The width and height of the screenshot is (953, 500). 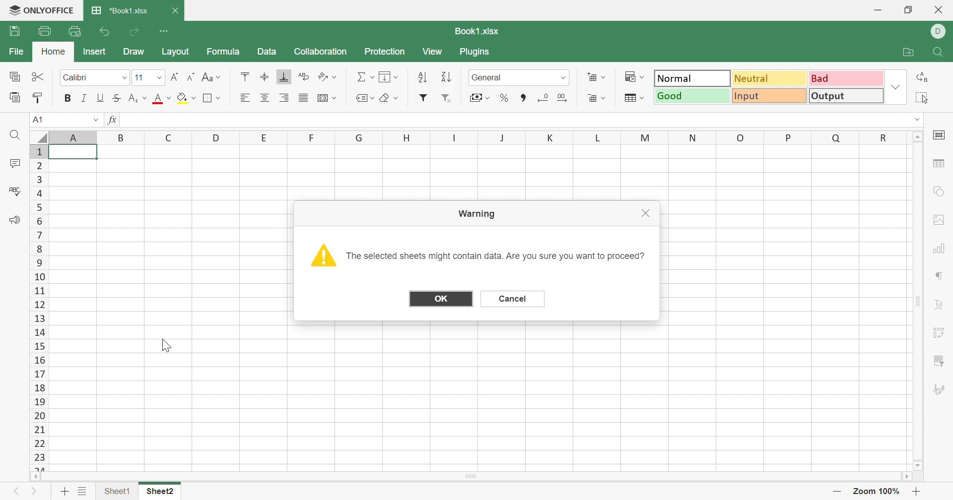 What do you see at coordinates (83, 489) in the screenshot?
I see `List of sheets` at bounding box center [83, 489].